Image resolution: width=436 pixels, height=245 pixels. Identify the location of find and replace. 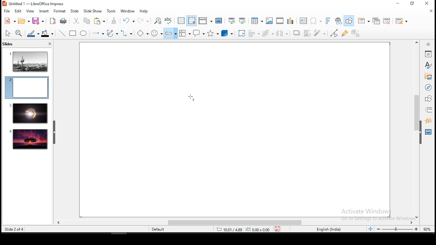
(158, 20).